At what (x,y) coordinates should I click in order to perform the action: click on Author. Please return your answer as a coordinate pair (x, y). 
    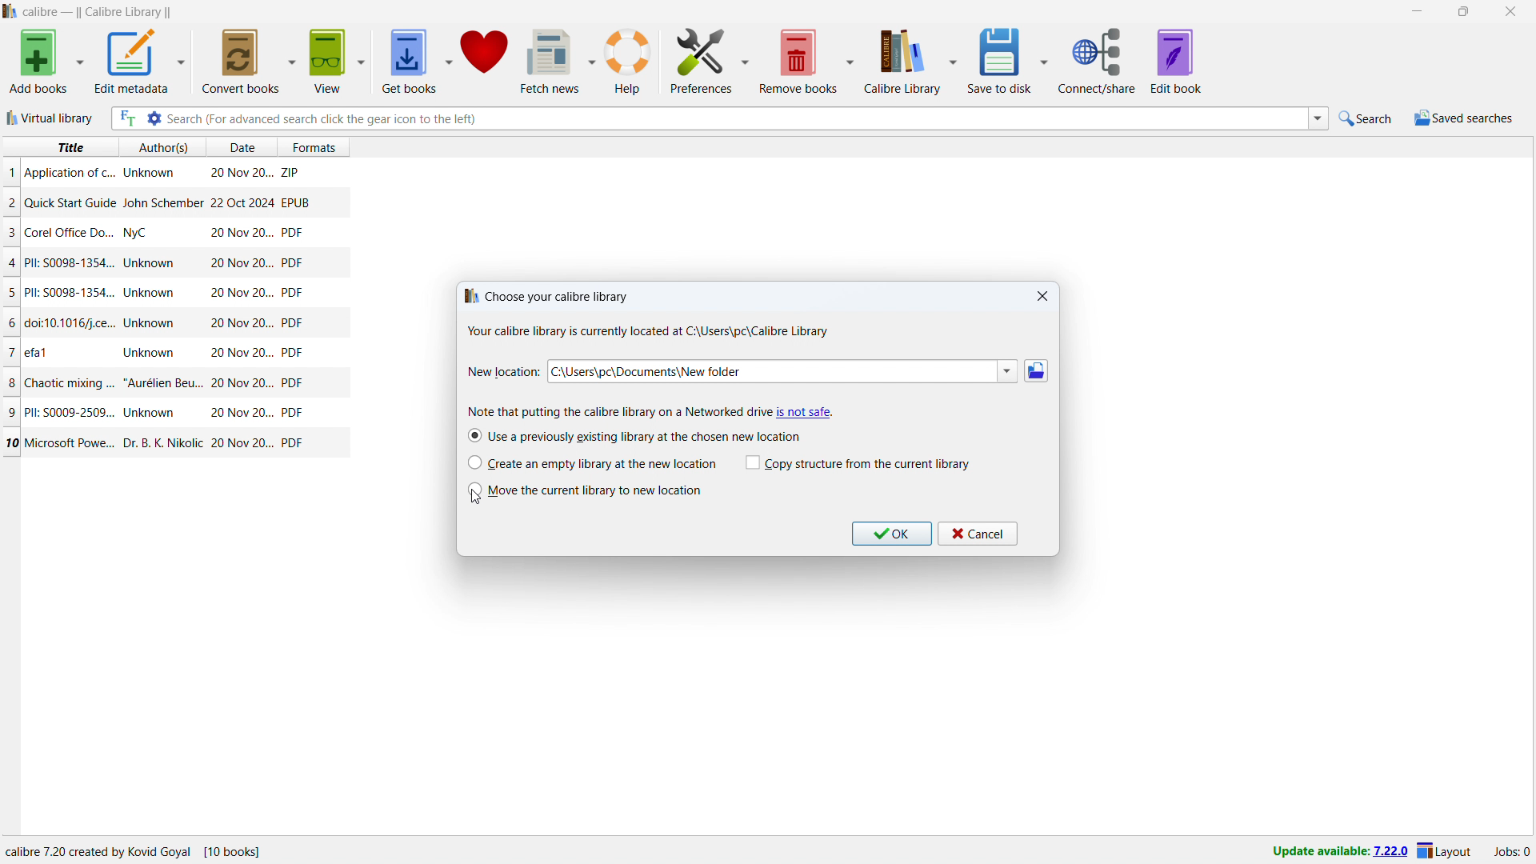
    Looking at the image, I should click on (152, 322).